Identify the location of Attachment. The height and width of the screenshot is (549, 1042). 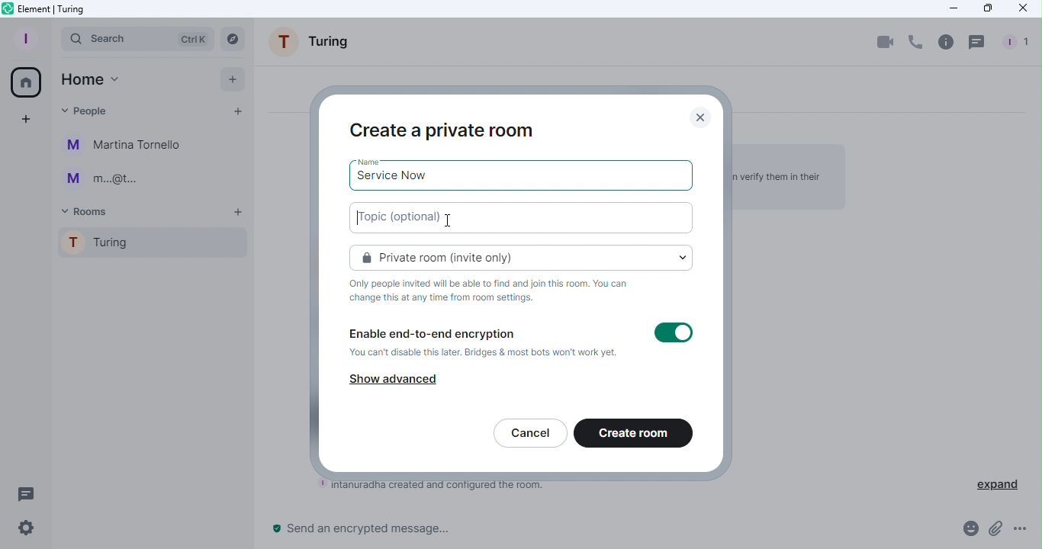
(995, 533).